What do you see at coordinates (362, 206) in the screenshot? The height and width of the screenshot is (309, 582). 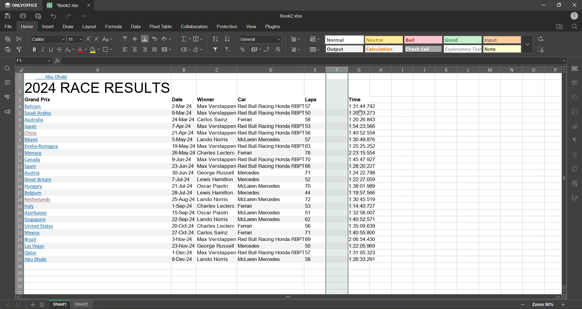 I see `11:14:40.727` at bounding box center [362, 206].